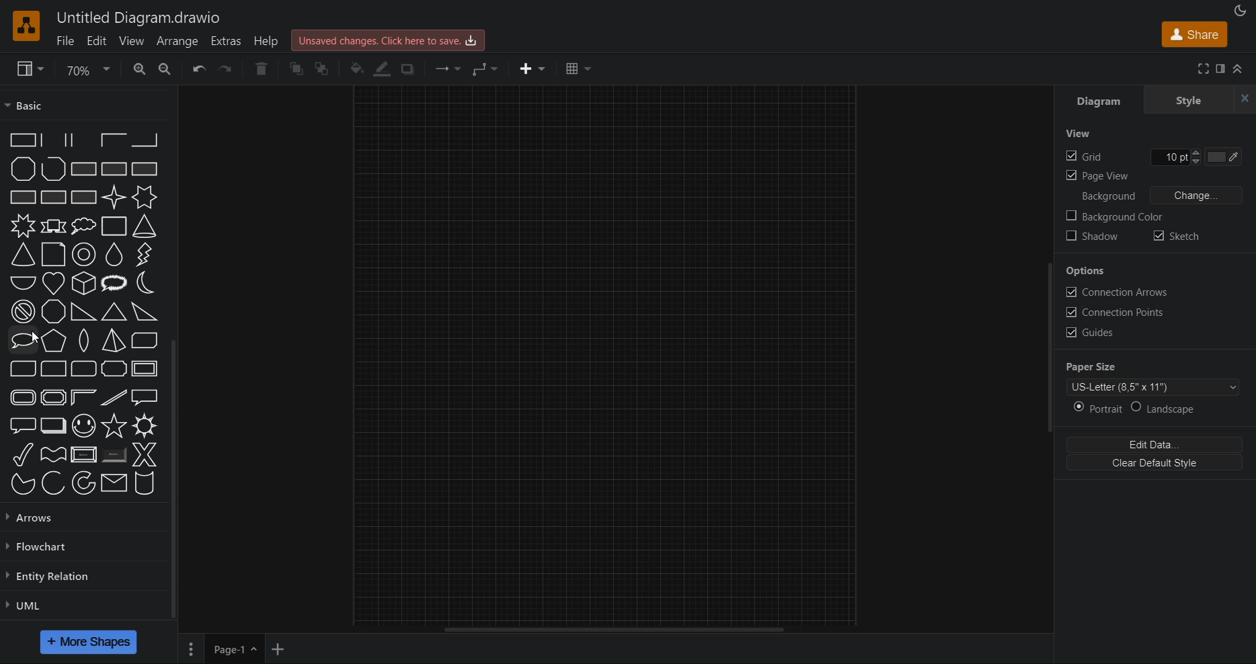  What do you see at coordinates (140, 71) in the screenshot?
I see `Zoom In` at bounding box center [140, 71].